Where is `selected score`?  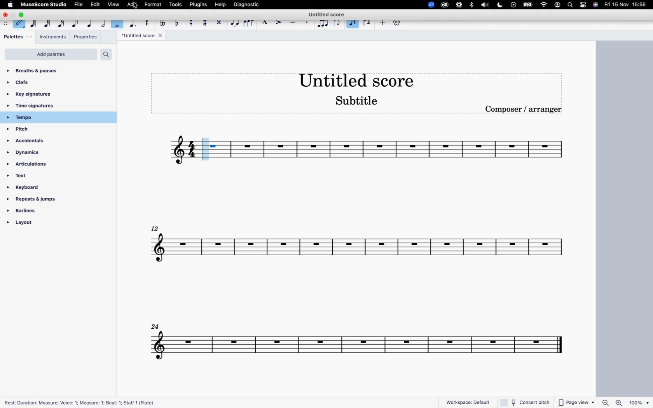 selected score is located at coordinates (211, 150).